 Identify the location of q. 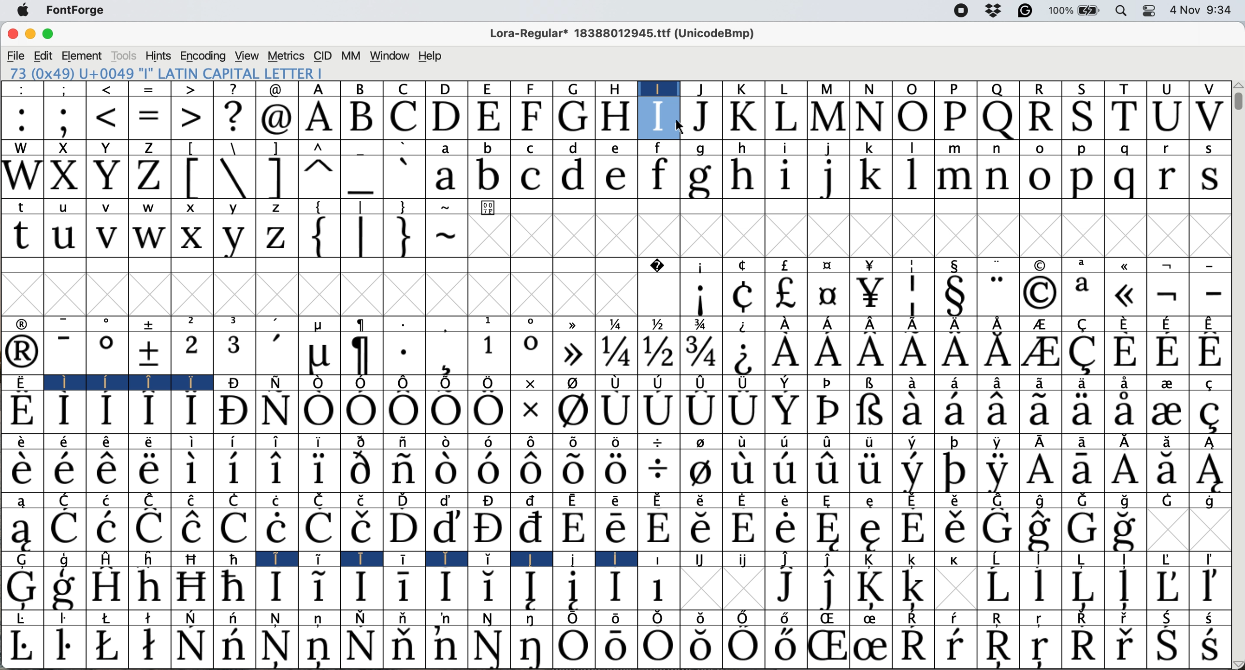
(1124, 148).